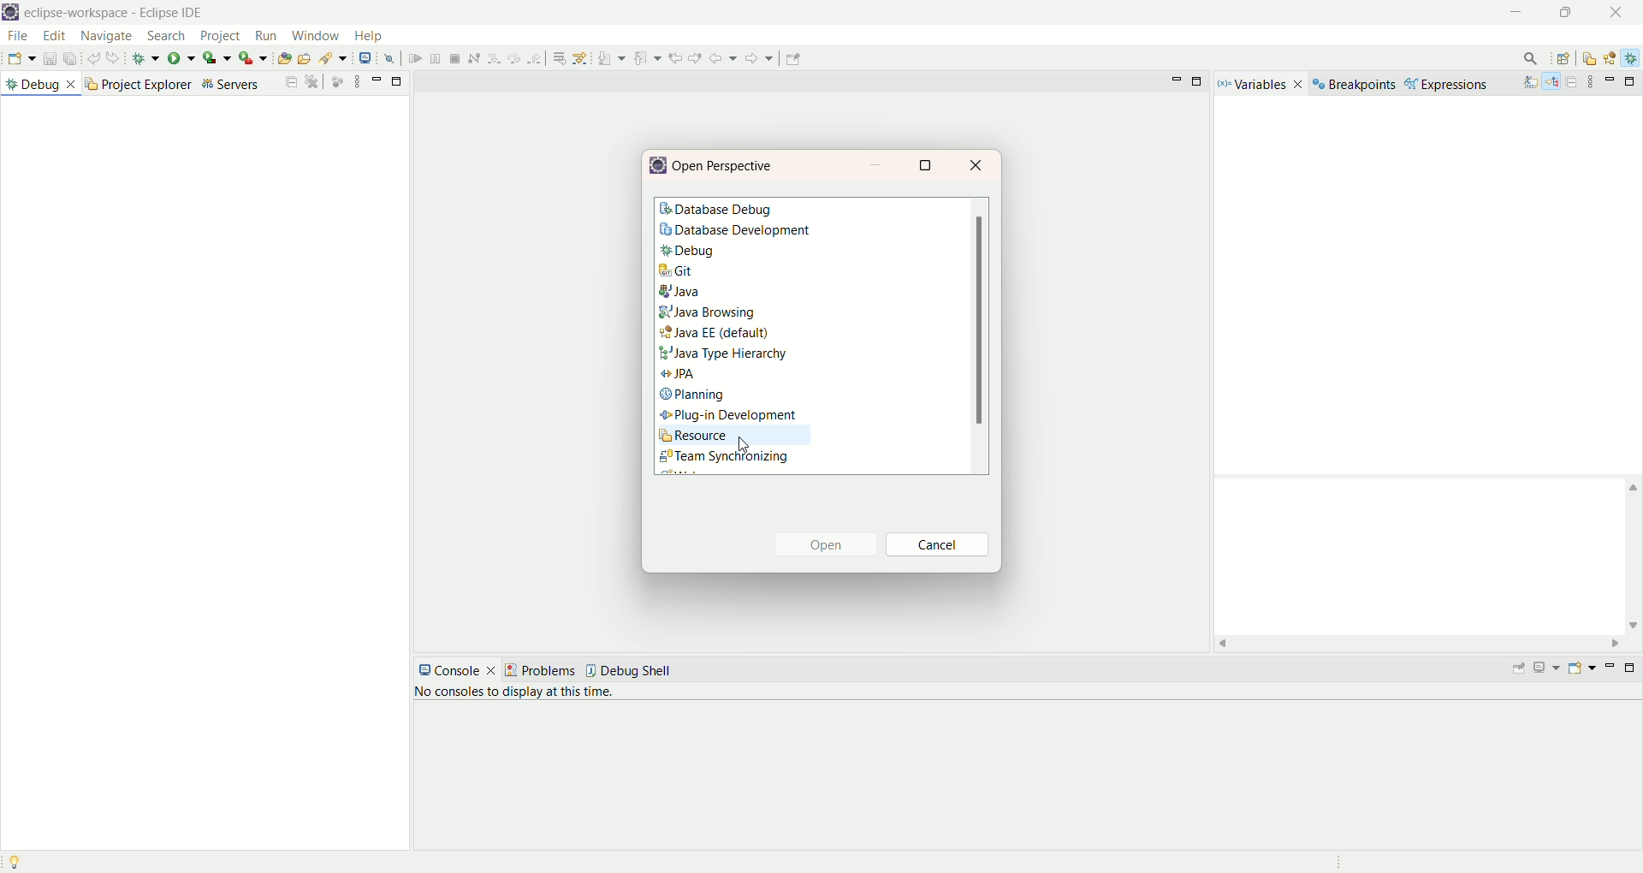  I want to click on maximize, so click(1633, 82).